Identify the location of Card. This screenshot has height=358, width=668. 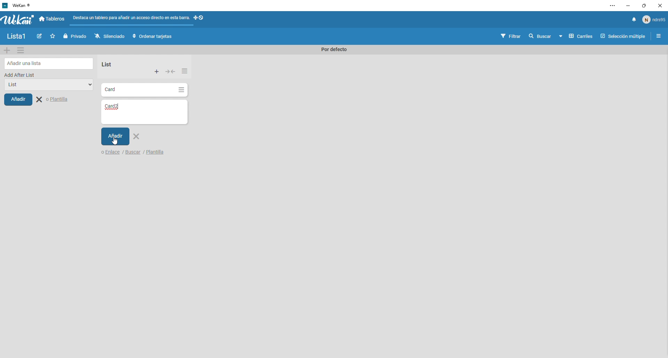
(138, 90).